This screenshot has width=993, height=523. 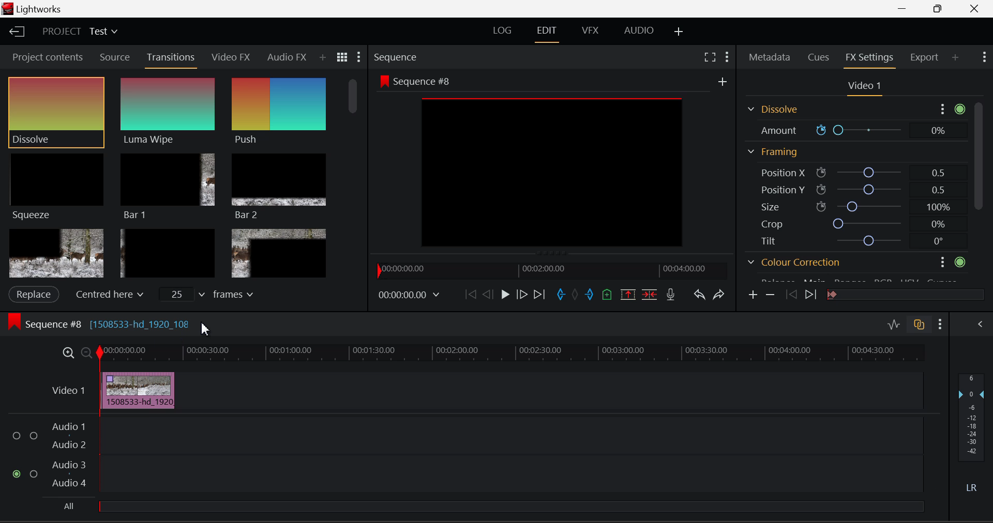 What do you see at coordinates (851, 224) in the screenshot?
I see `Crop` at bounding box center [851, 224].